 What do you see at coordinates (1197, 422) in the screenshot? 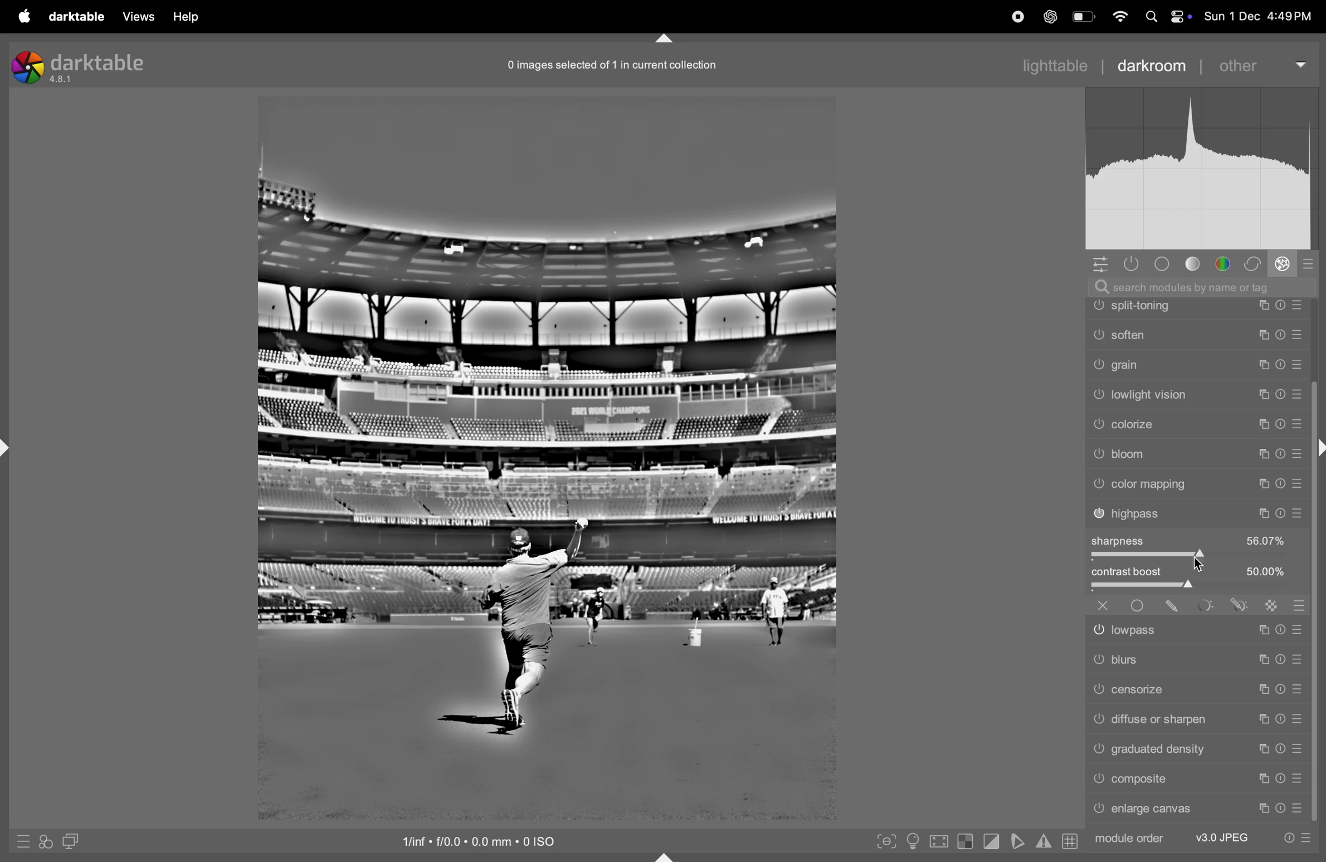
I see `soften` at bounding box center [1197, 422].